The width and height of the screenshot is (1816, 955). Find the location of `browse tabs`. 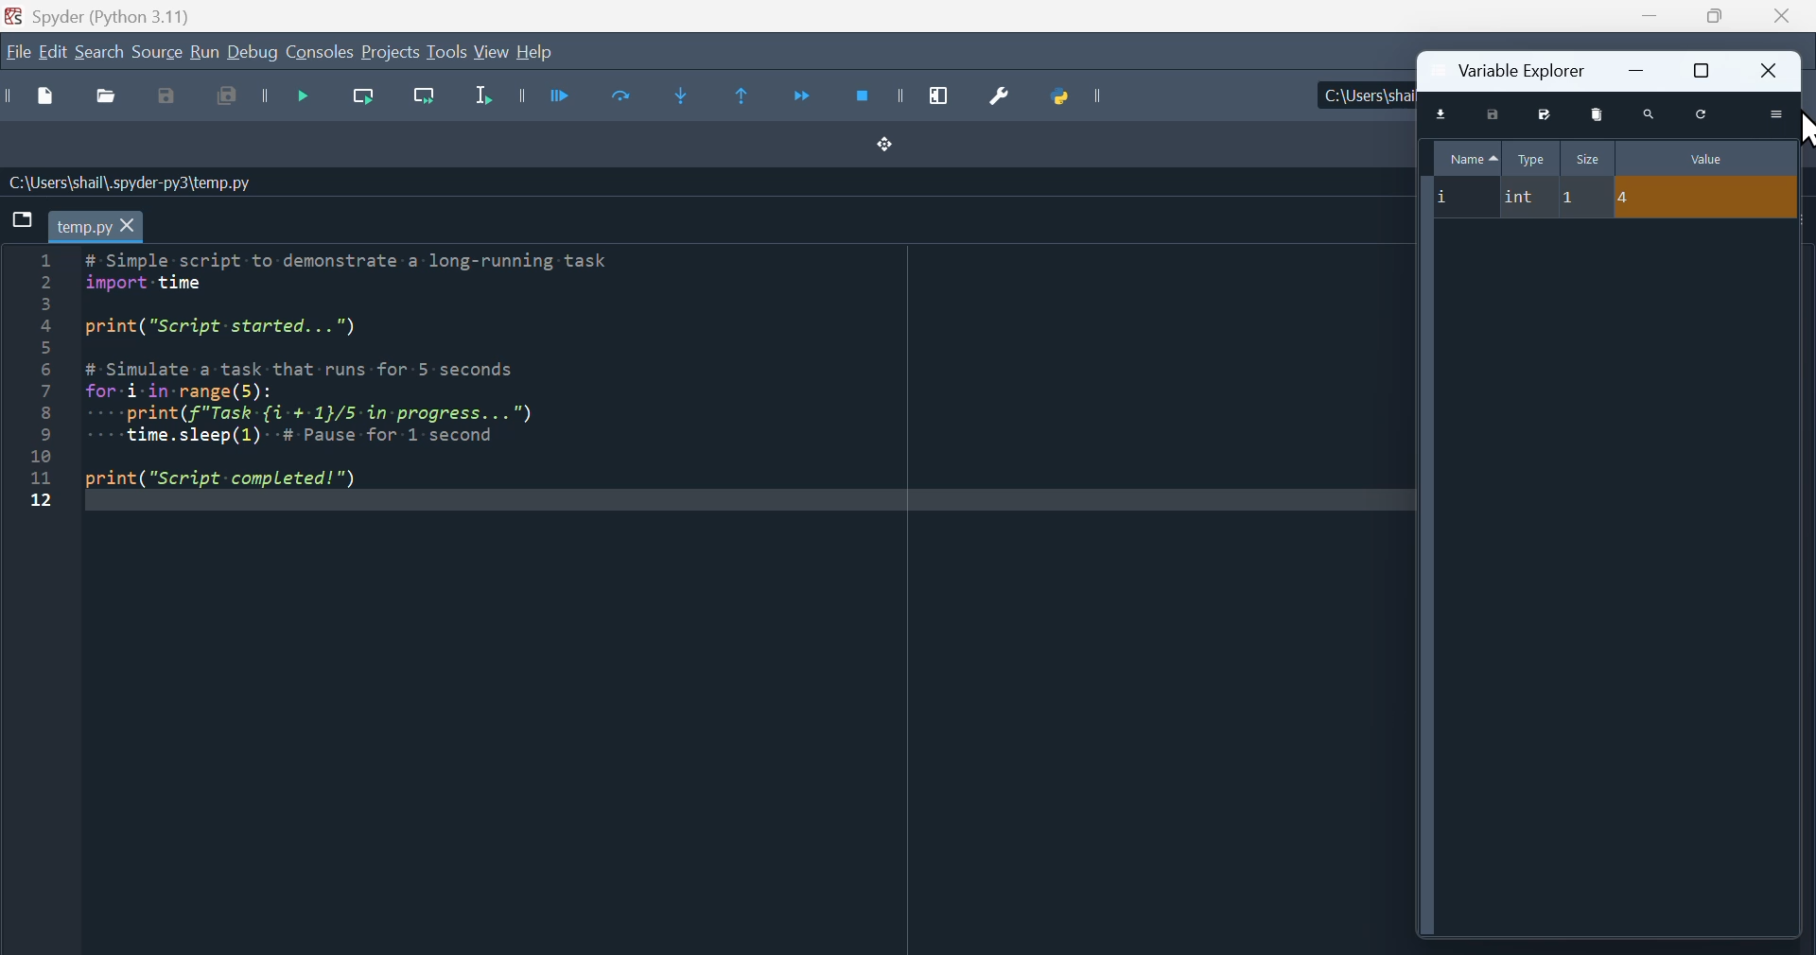

browse tabs is located at coordinates (22, 219).